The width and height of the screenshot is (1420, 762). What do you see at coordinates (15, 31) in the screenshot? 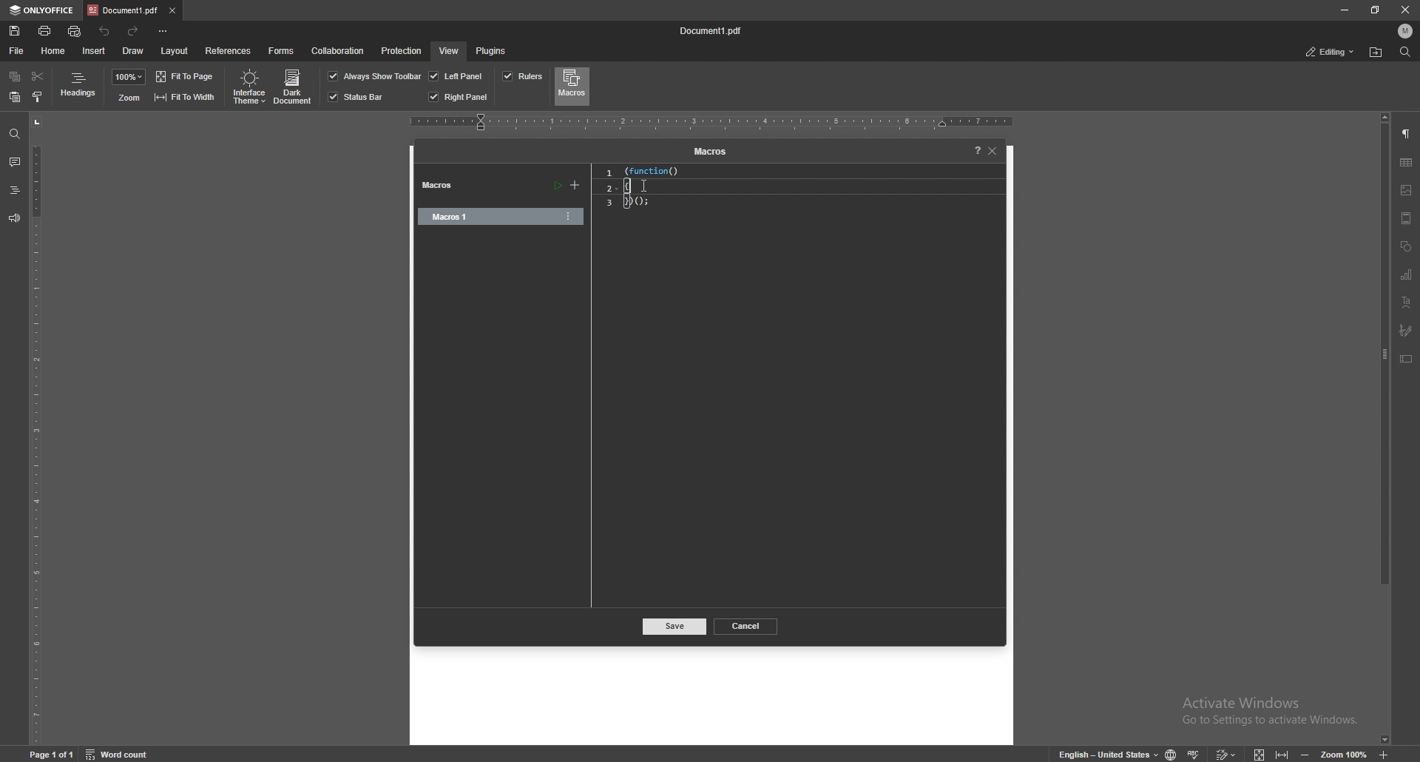
I see `save` at bounding box center [15, 31].